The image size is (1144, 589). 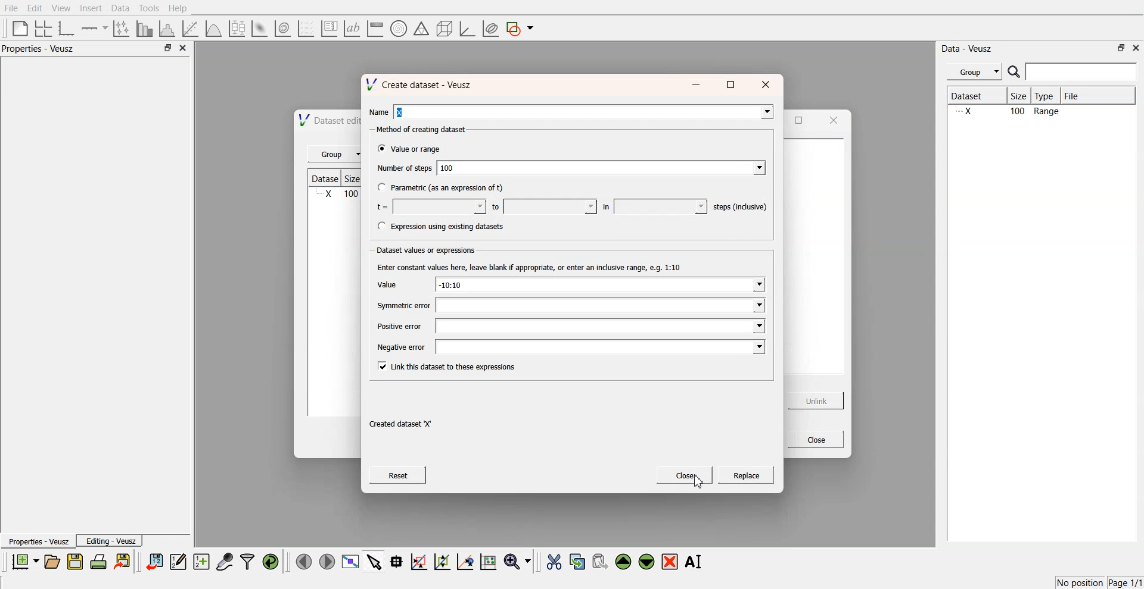 I want to click on reset the graph axes, so click(x=488, y=562).